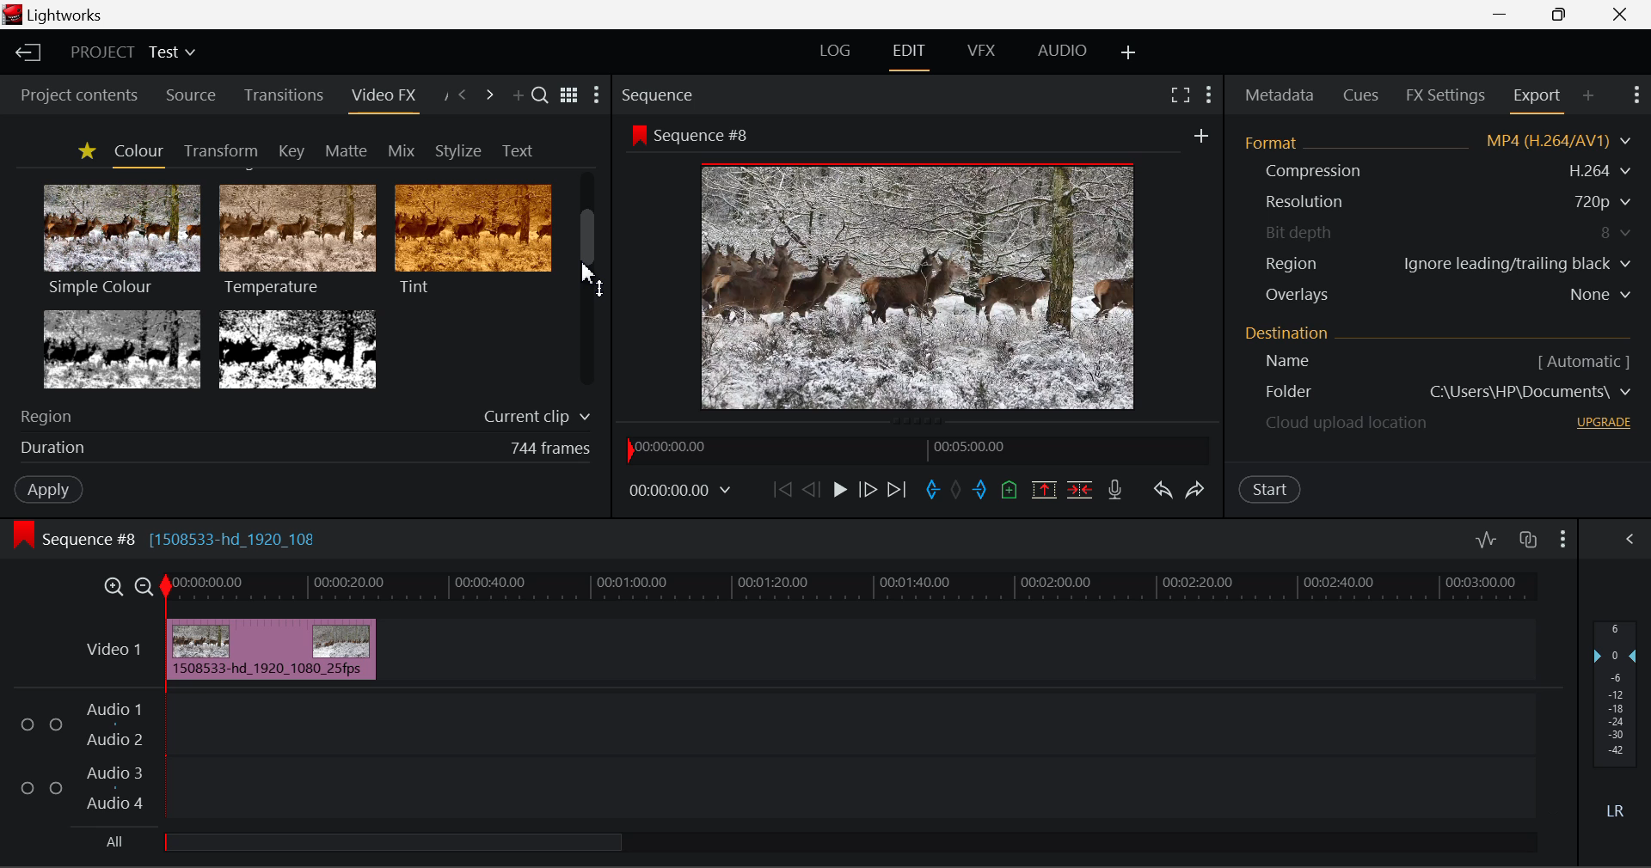 Image resolution: width=1651 pixels, height=868 pixels. Describe the element at coordinates (111, 800) in the screenshot. I see `Audio 4` at that location.